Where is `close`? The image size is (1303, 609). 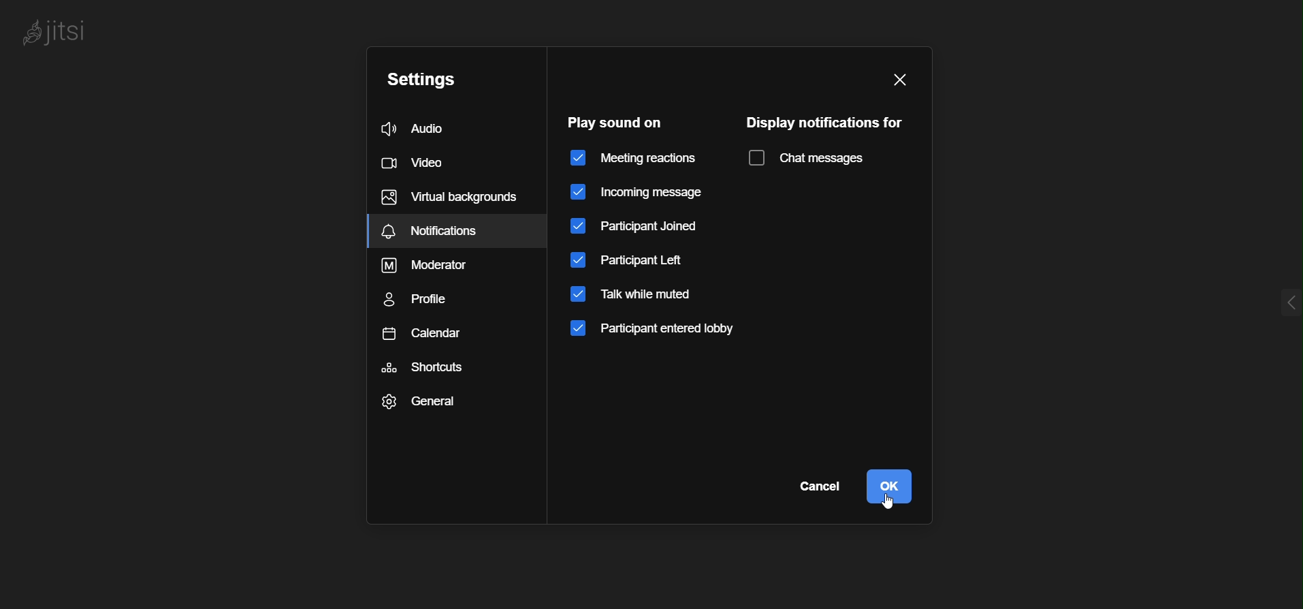 close is located at coordinates (899, 80).